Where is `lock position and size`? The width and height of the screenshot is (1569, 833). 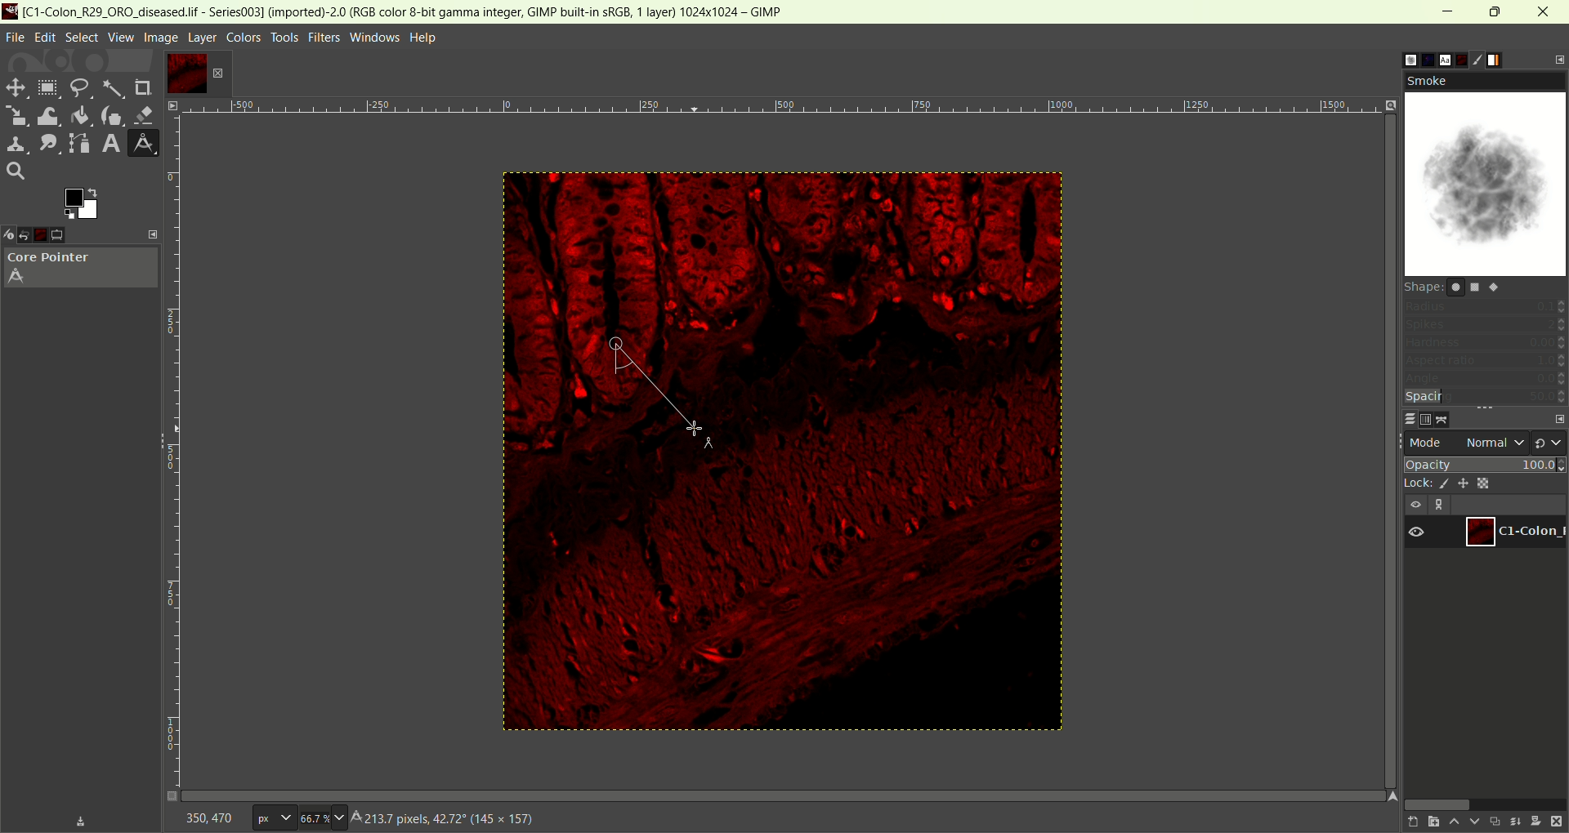 lock position and size is located at coordinates (1462, 483).